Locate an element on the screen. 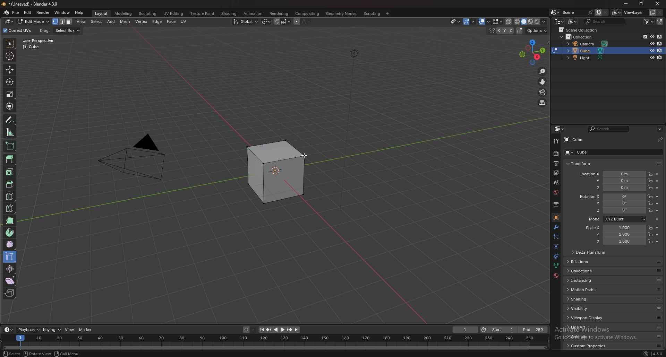 Image resolution: width=666 pixels, height=357 pixels. remove view layer is located at coordinates (660, 12).